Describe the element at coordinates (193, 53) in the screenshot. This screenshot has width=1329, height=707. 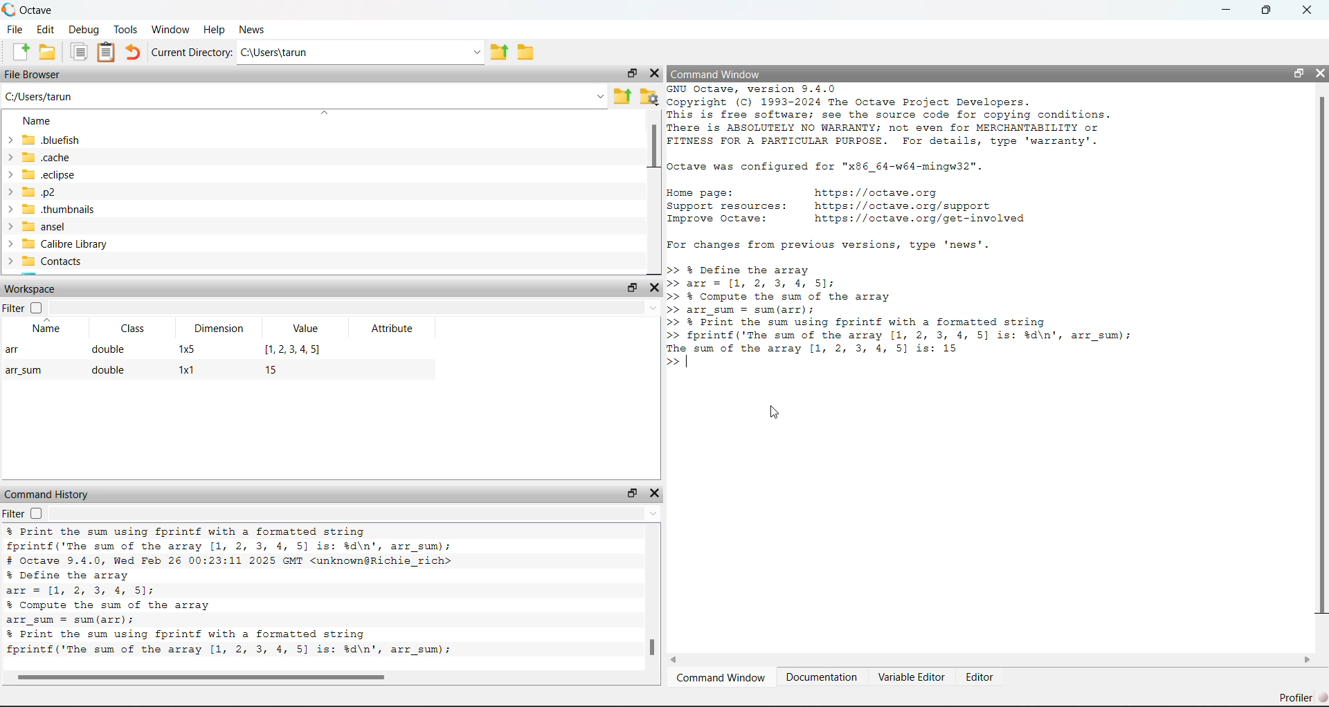
I see `Current Directory:` at that location.